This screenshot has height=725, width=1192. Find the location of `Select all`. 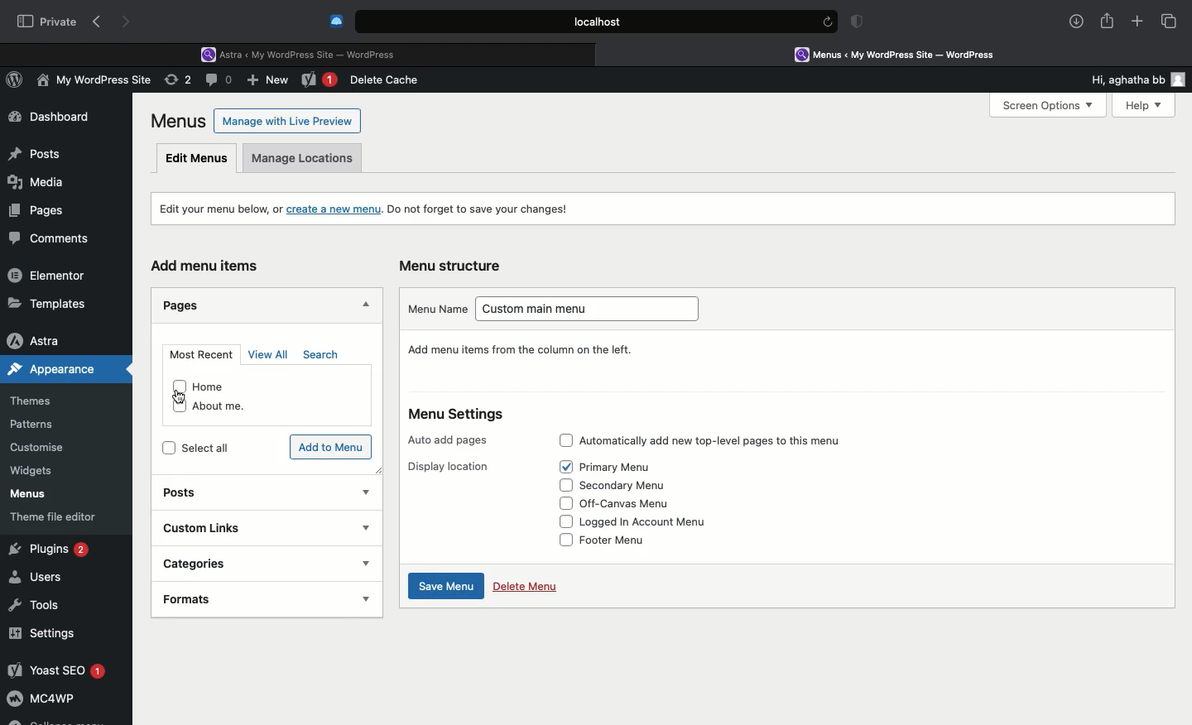

Select all is located at coordinates (211, 449).